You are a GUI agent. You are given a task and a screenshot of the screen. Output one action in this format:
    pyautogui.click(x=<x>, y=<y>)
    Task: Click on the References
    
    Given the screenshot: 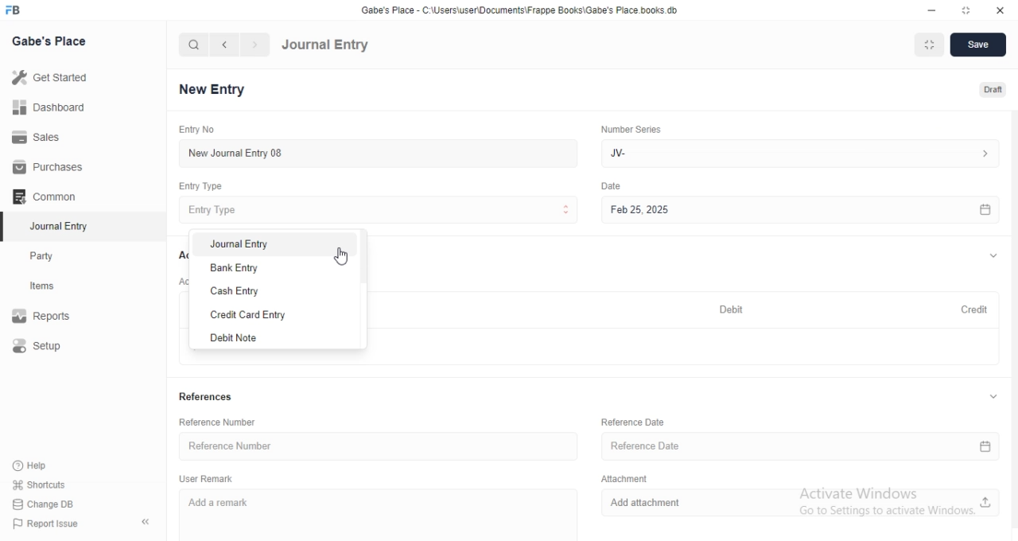 What is the action you would take?
    pyautogui.click(x=206, y=396)
    